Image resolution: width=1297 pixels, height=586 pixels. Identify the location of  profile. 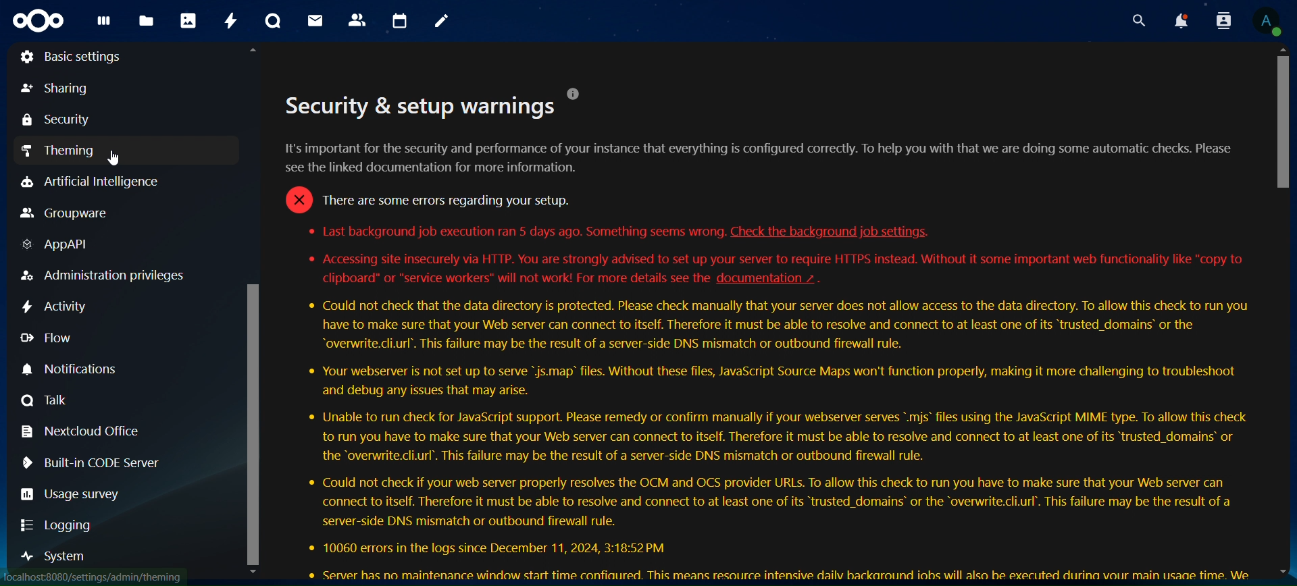
(1271, 24).